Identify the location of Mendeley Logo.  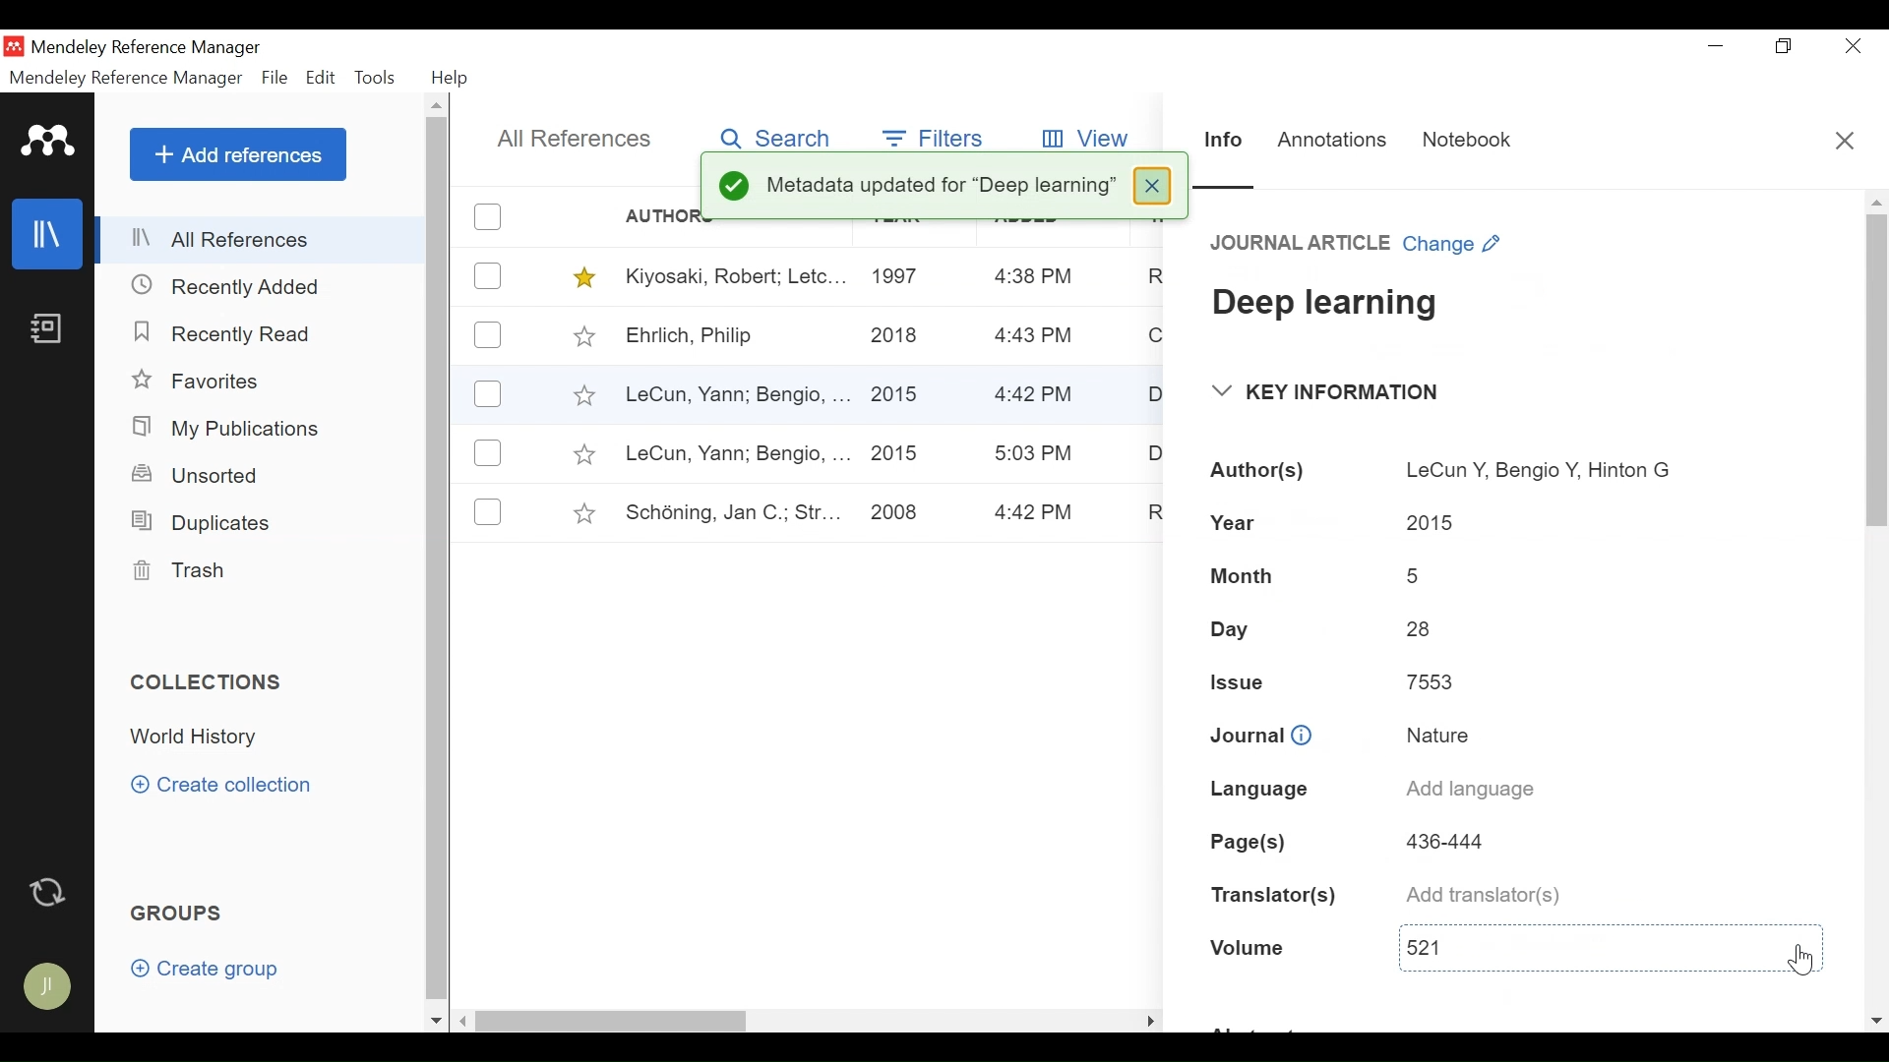
(48, 145).